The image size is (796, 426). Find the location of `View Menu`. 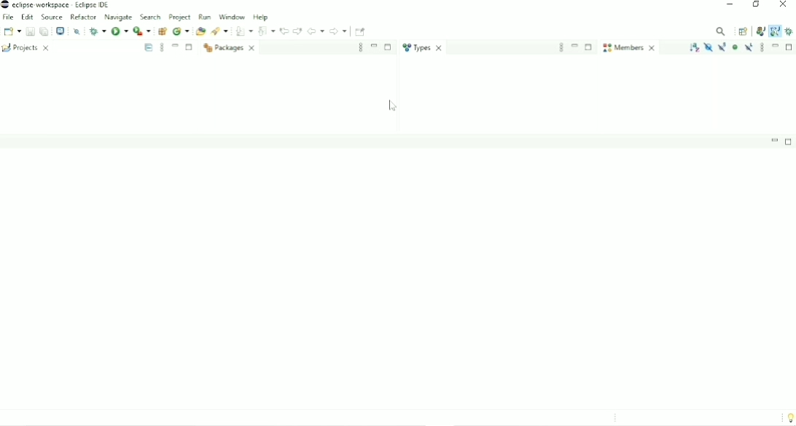

View Menu is located at coordinates (762, 47).